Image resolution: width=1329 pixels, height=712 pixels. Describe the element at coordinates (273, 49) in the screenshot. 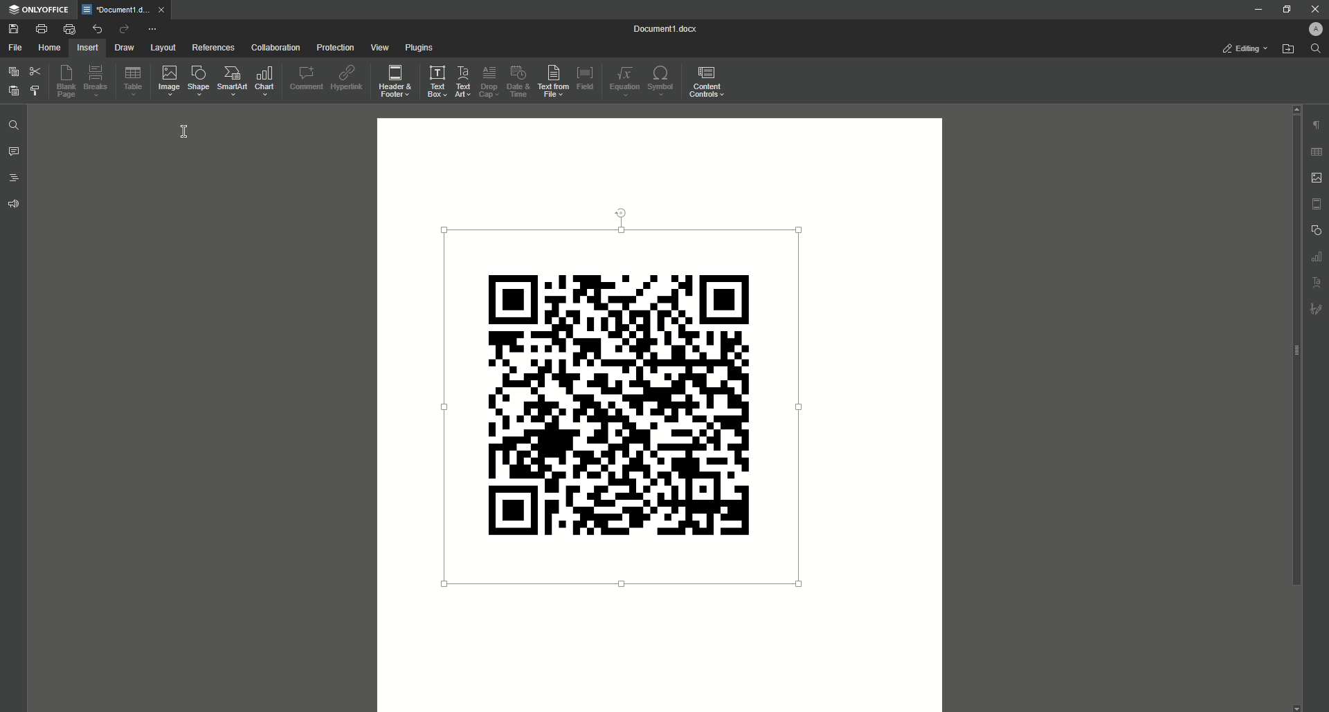

I see `Collaboration` at that location.